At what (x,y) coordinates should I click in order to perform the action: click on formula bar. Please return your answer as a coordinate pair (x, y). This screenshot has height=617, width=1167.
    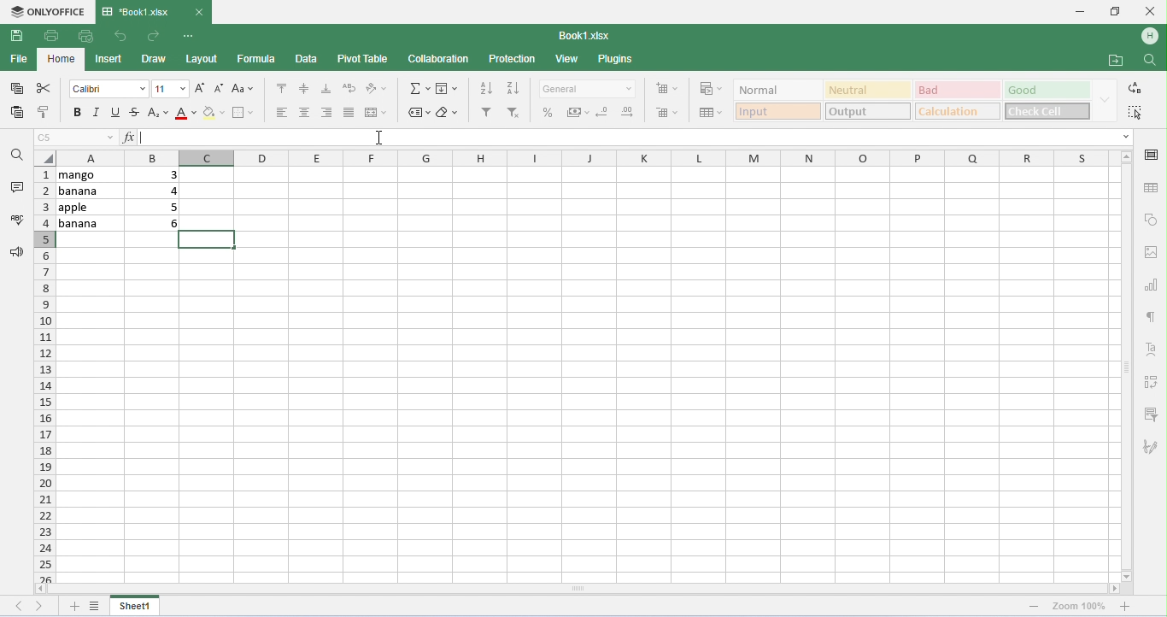
    Looking at the image, I should click on (625, 138).